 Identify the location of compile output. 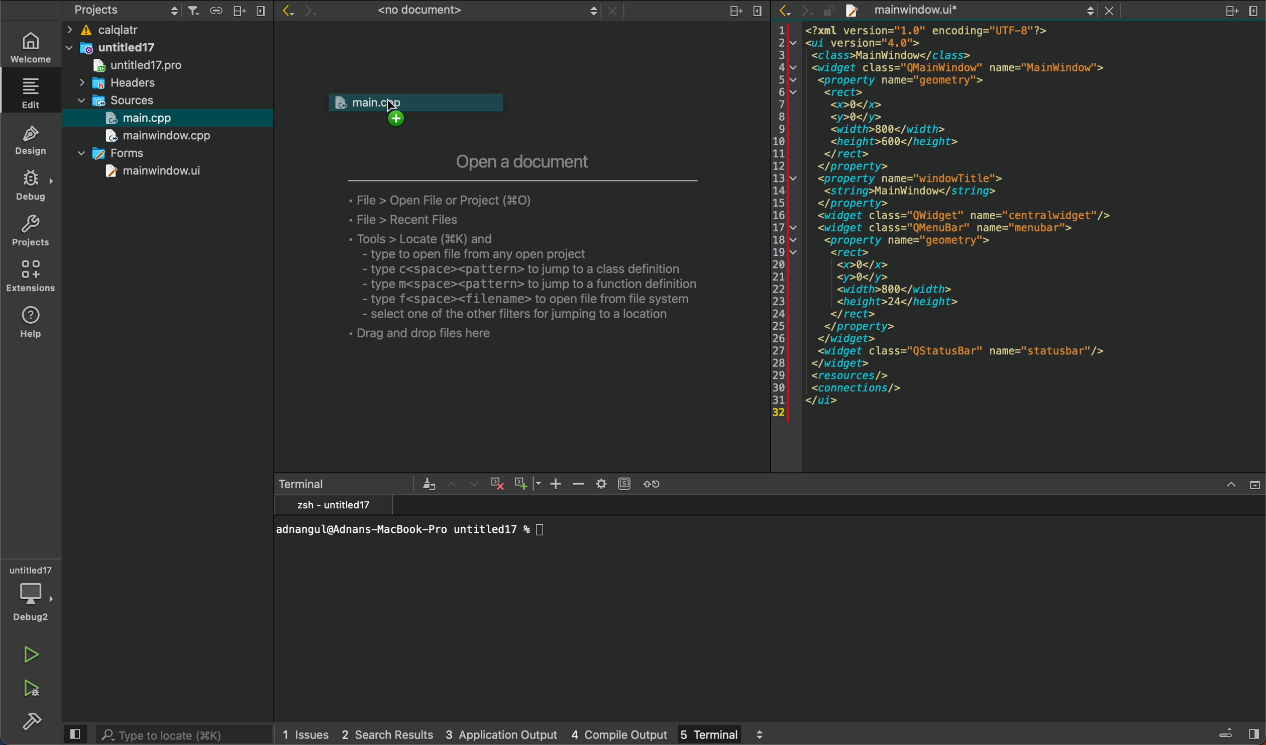
(621, 733).